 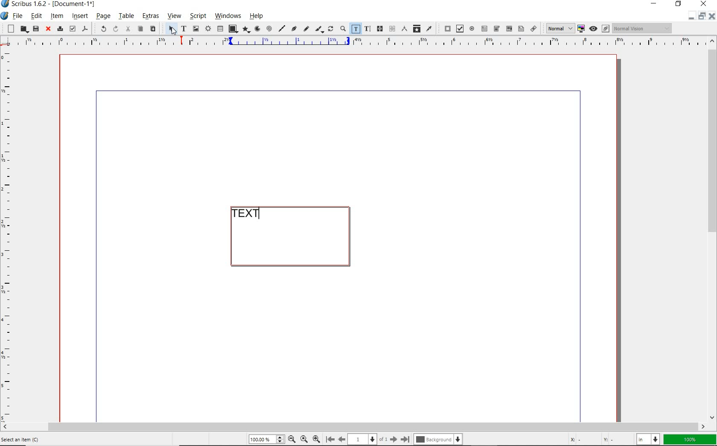 What do you see at coordinates (343, 29) in the screenshot?
I see `zoom in or zoom out` at bounding box center [343, 29].